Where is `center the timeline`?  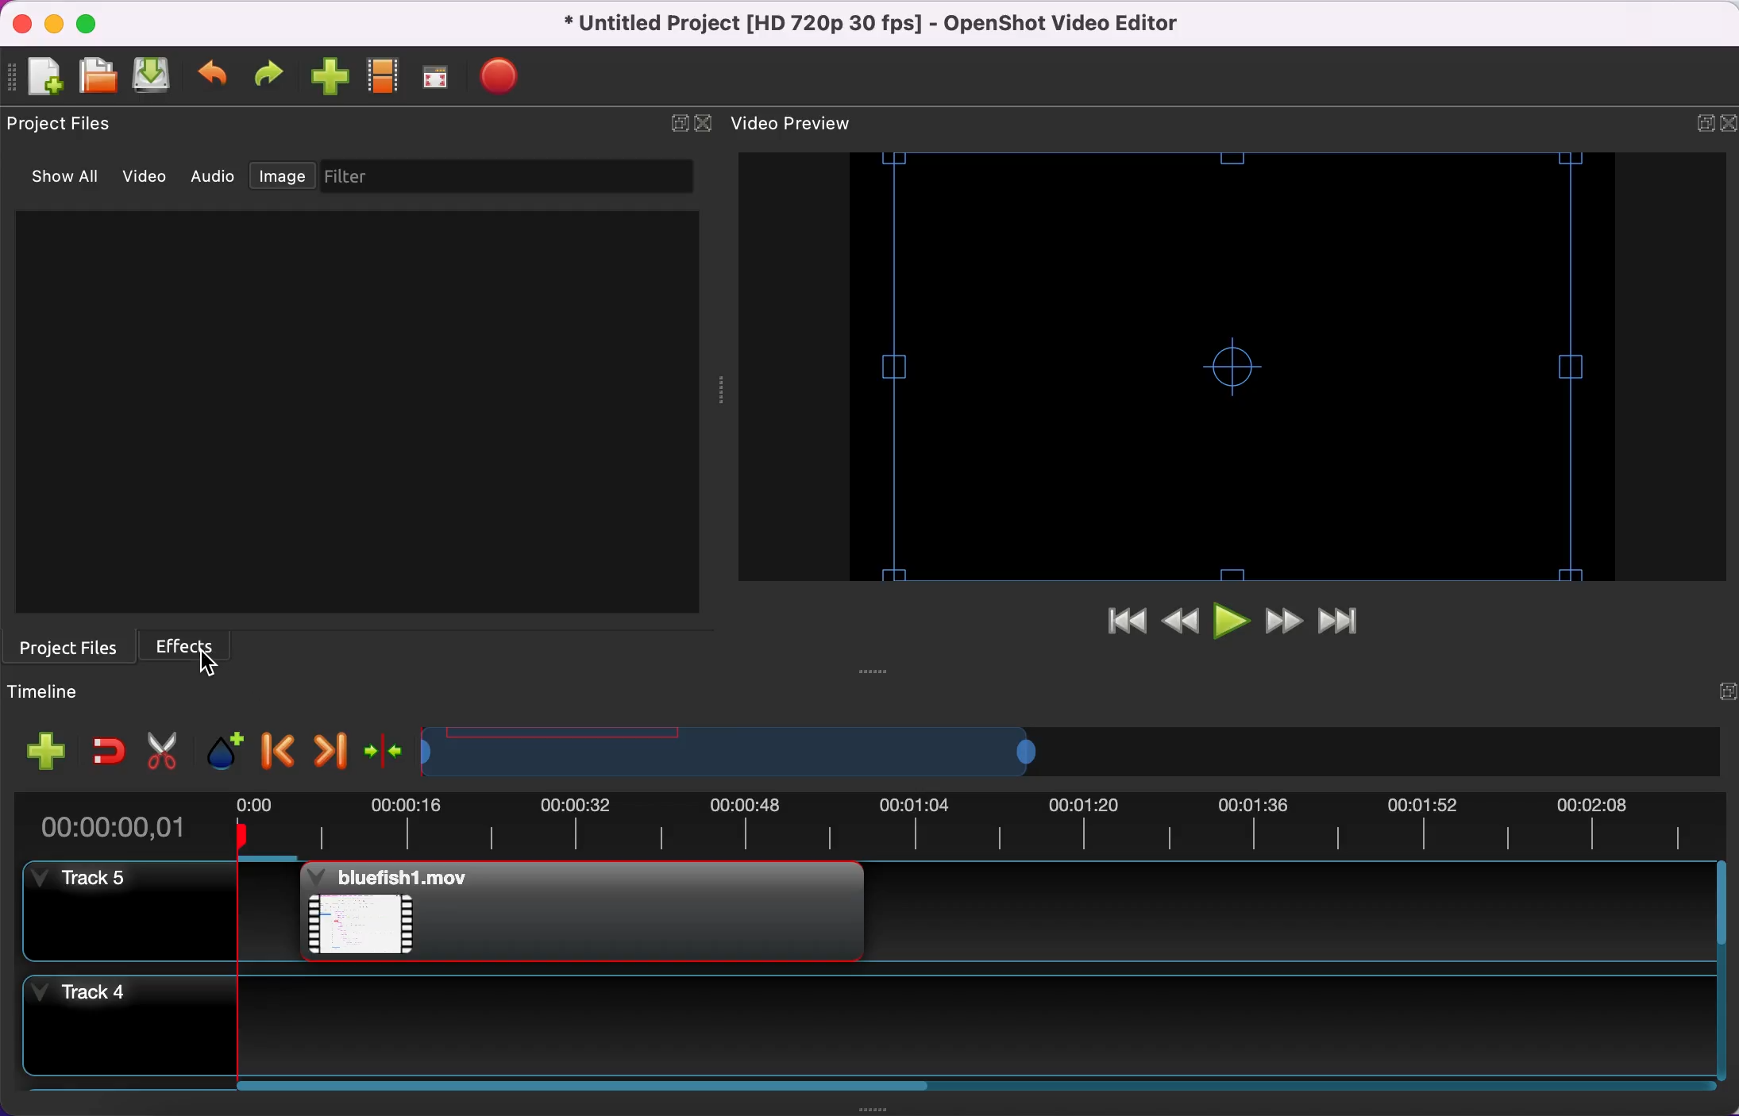 center the timeline is located at coordinates (381, 749).